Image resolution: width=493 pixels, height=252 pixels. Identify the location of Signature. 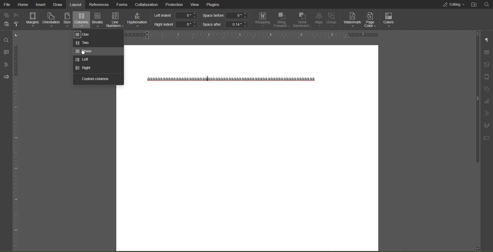
(487, 125).